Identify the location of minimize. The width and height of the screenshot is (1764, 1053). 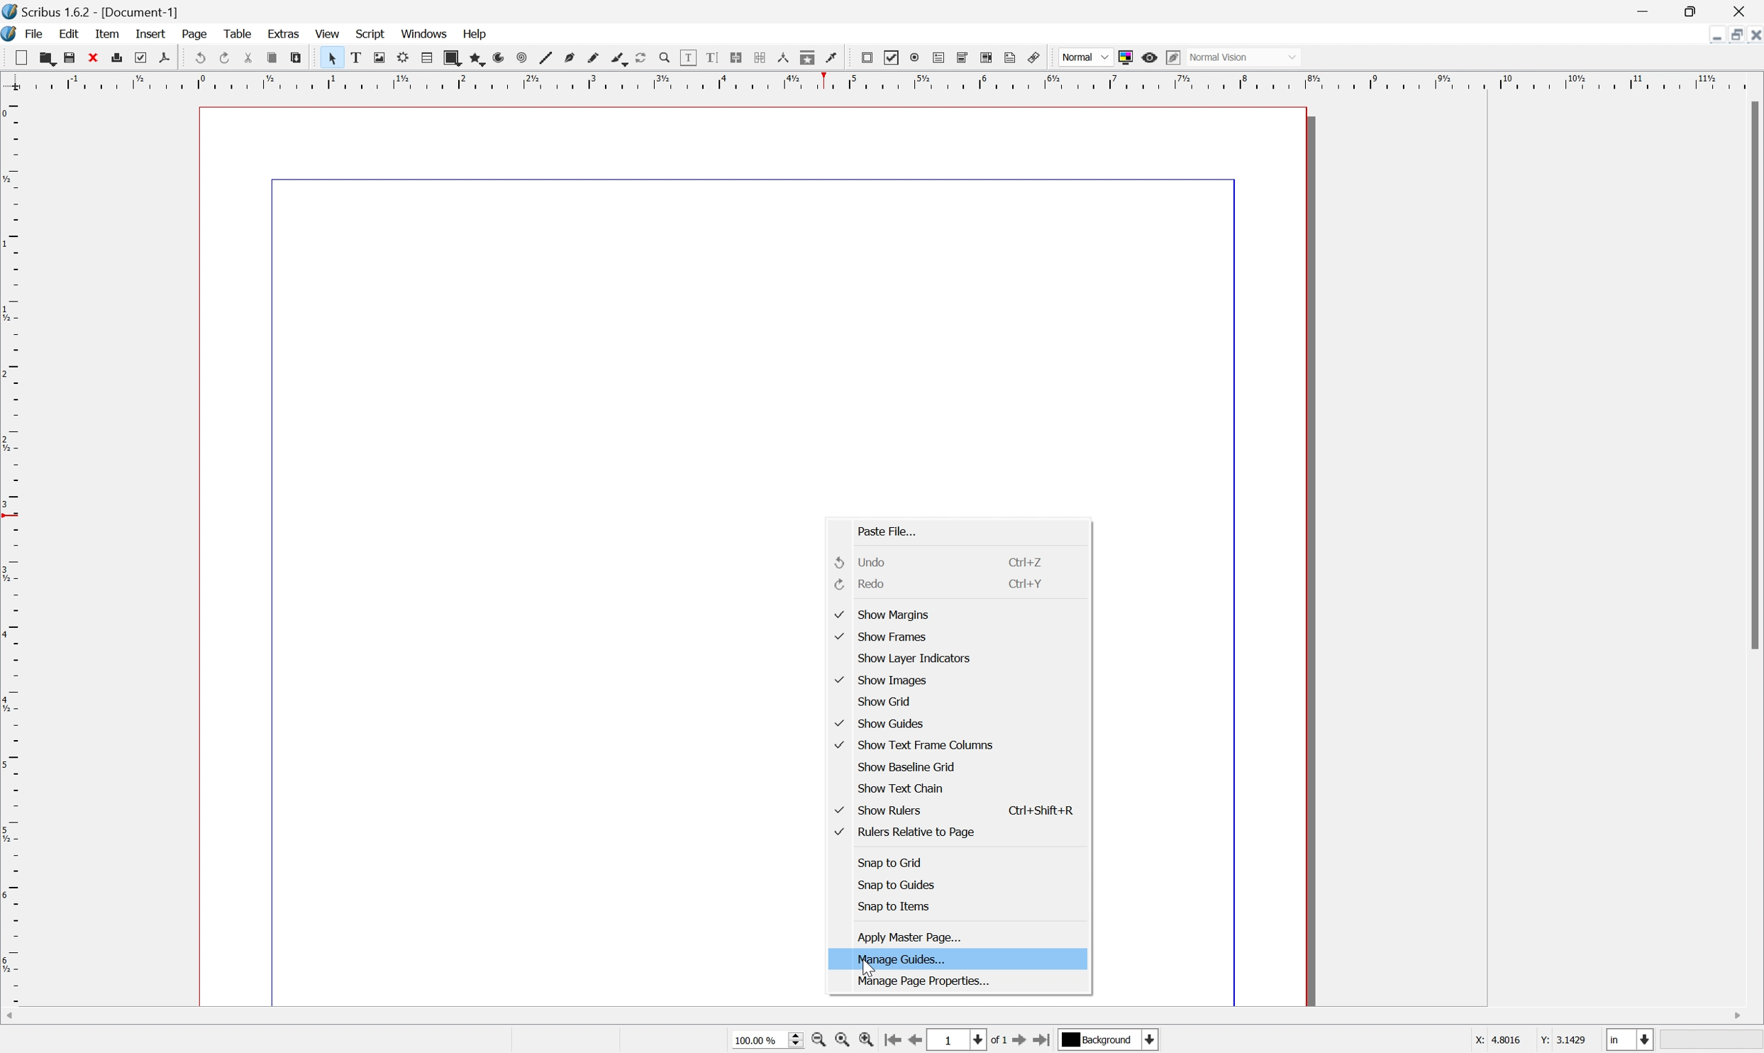
(1642, 9).